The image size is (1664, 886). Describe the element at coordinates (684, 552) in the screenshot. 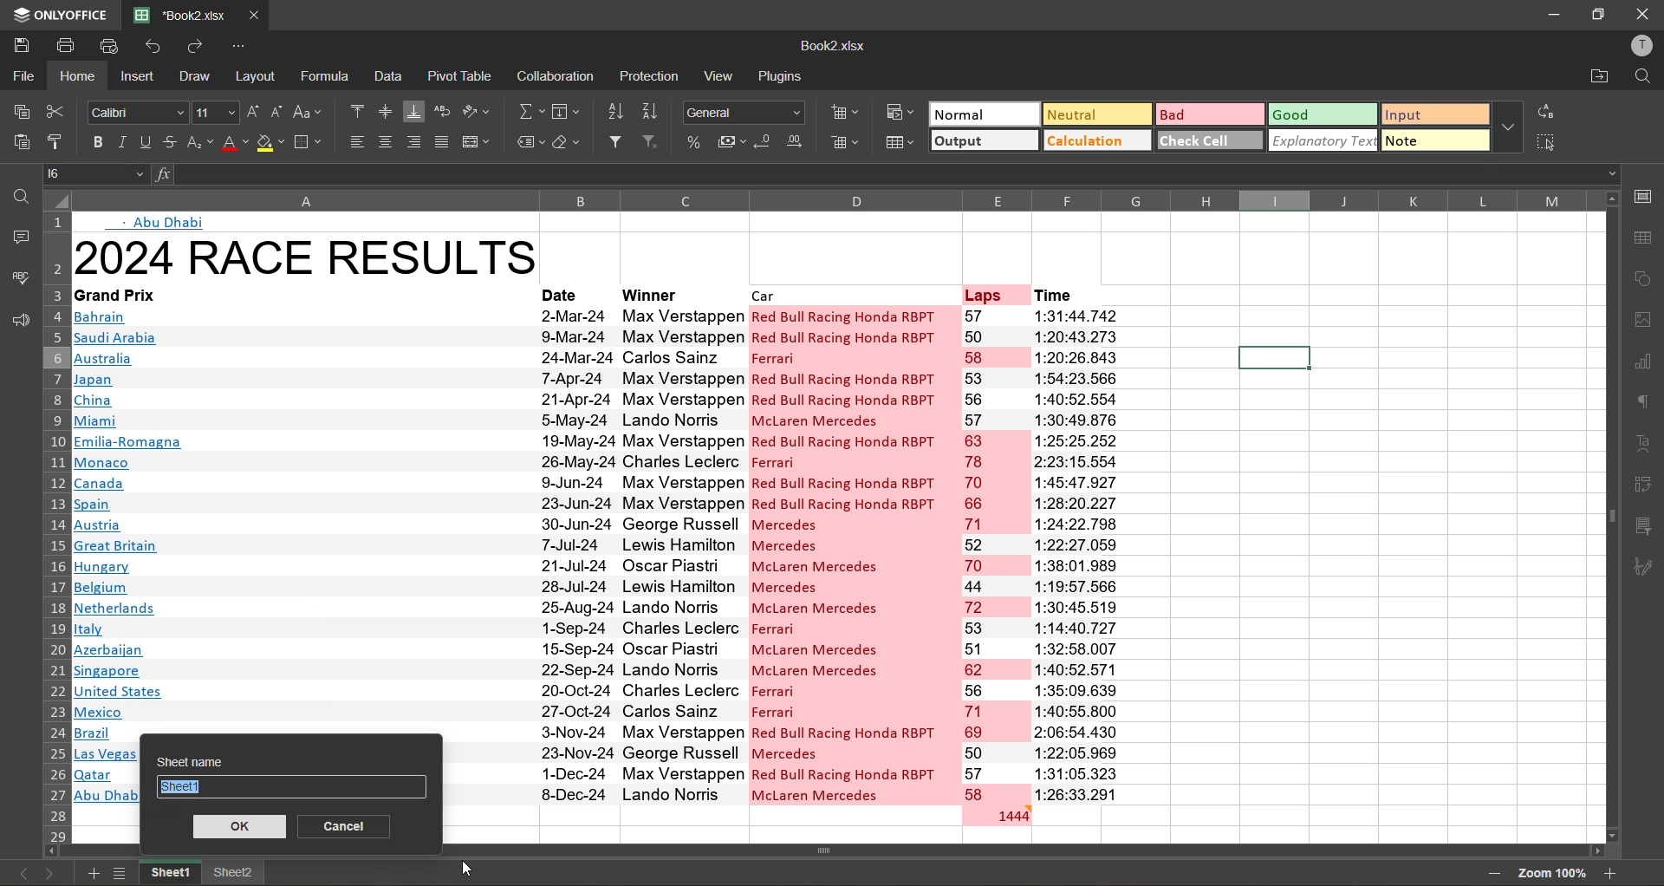

I see `winner name` at that location.